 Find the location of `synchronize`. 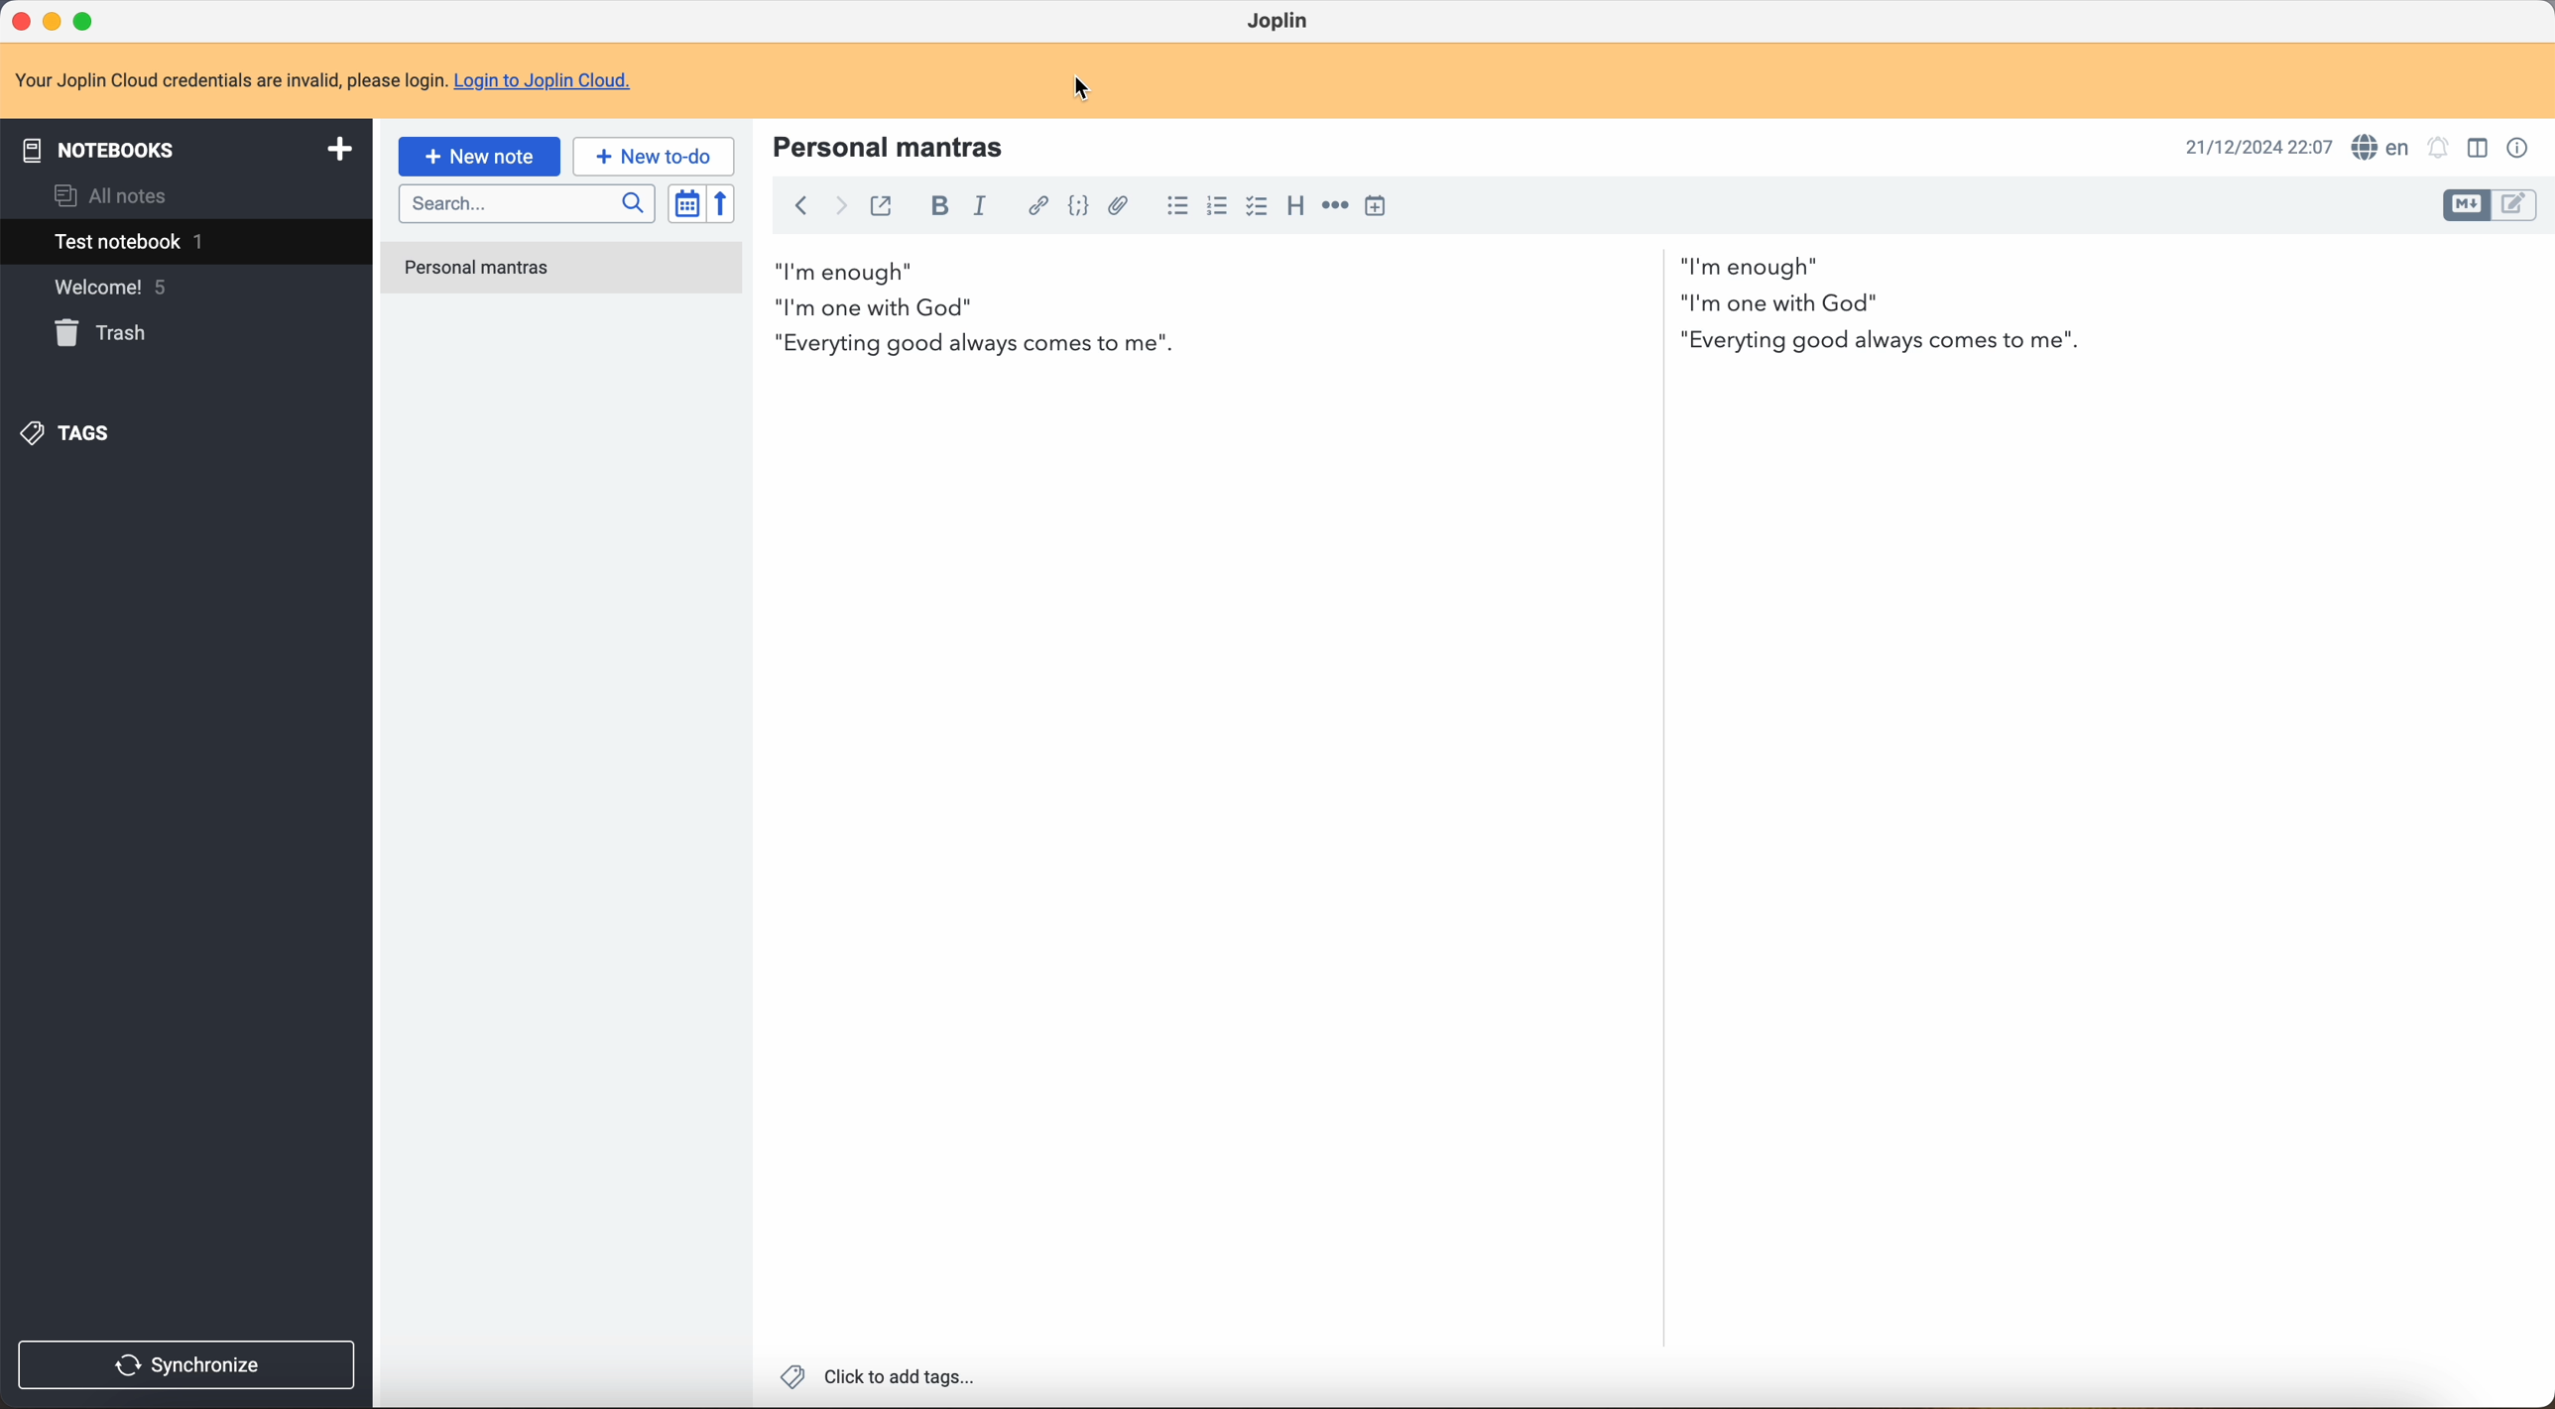

synchronize is located at coordinates (186, 1364).